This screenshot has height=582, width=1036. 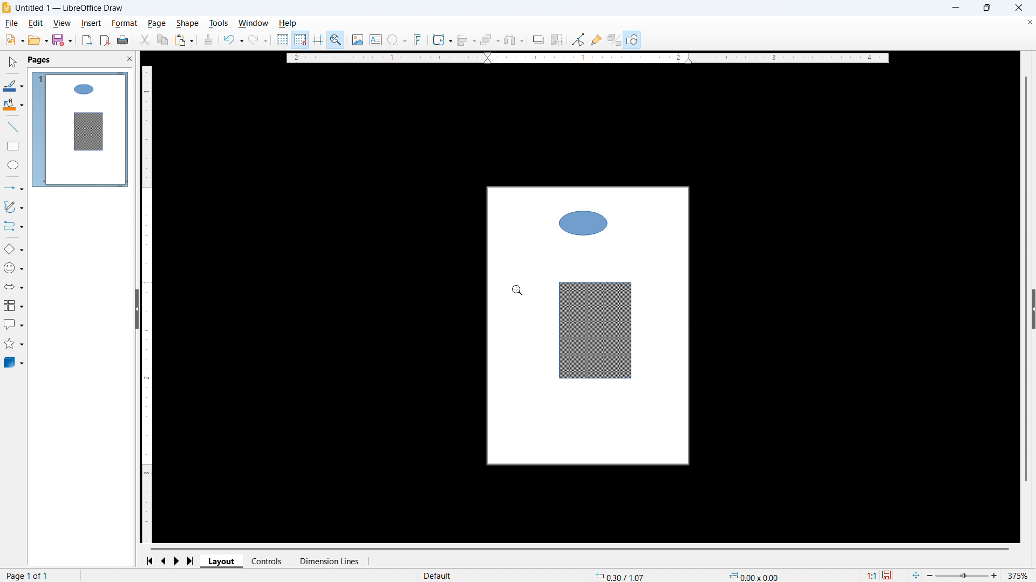 I want to click on maximise , so click(x=986, y=8).